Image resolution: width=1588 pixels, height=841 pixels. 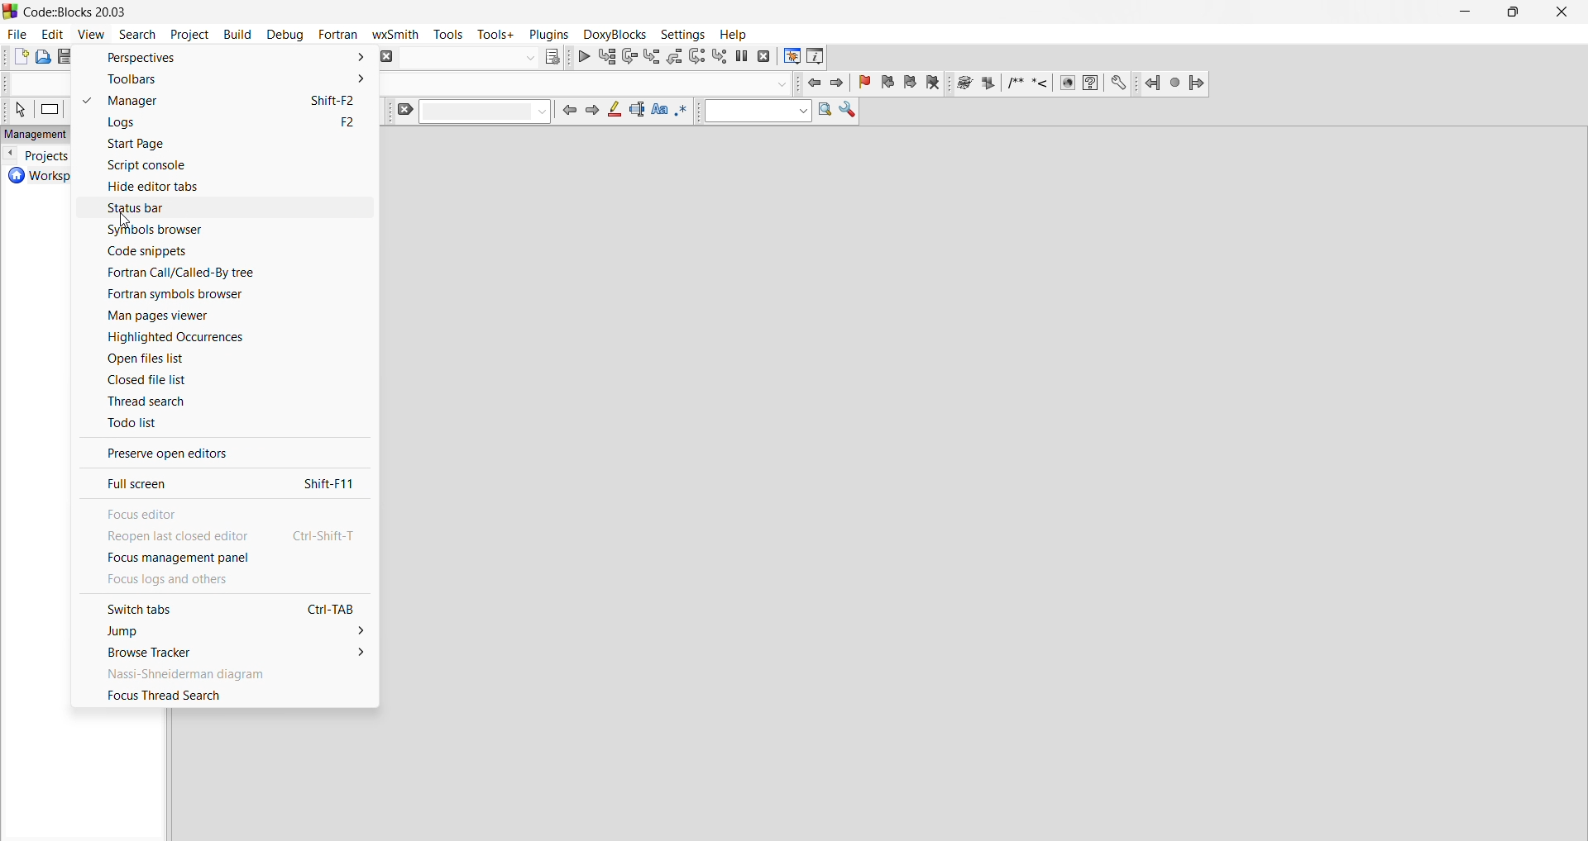 What do you see at coordinates (1066, 85) in the screenshot?
I see `HTML` at bounding box center [1066, 85].